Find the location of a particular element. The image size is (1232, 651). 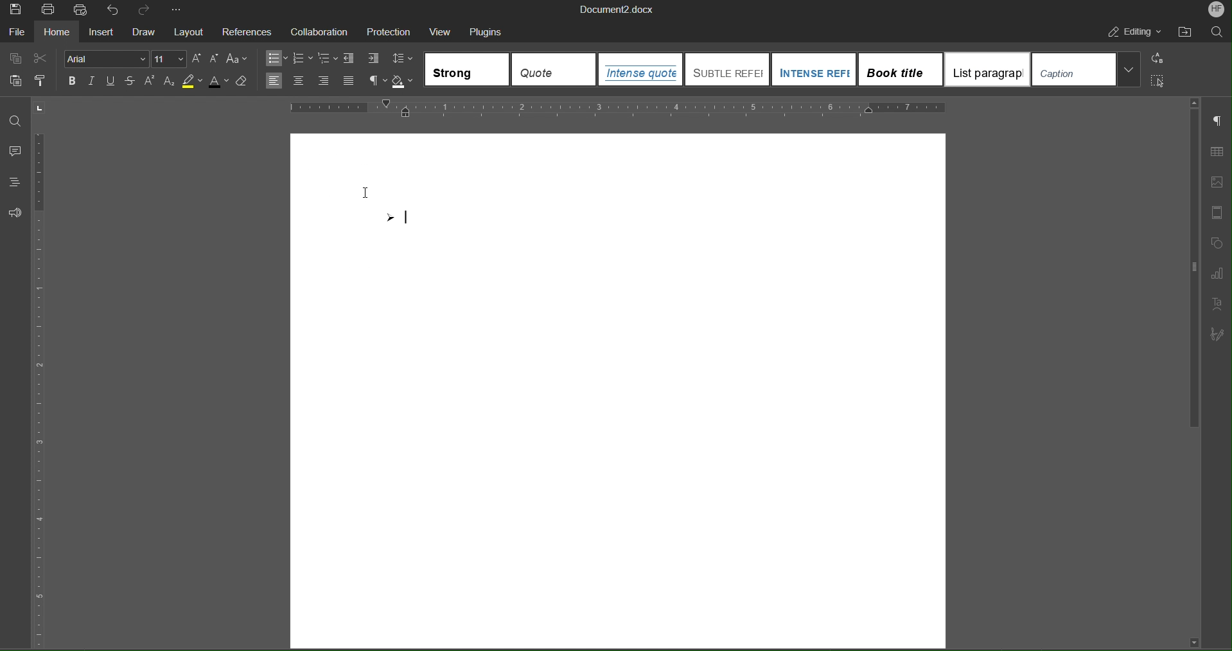

Print is located at coordinates (49, 12).